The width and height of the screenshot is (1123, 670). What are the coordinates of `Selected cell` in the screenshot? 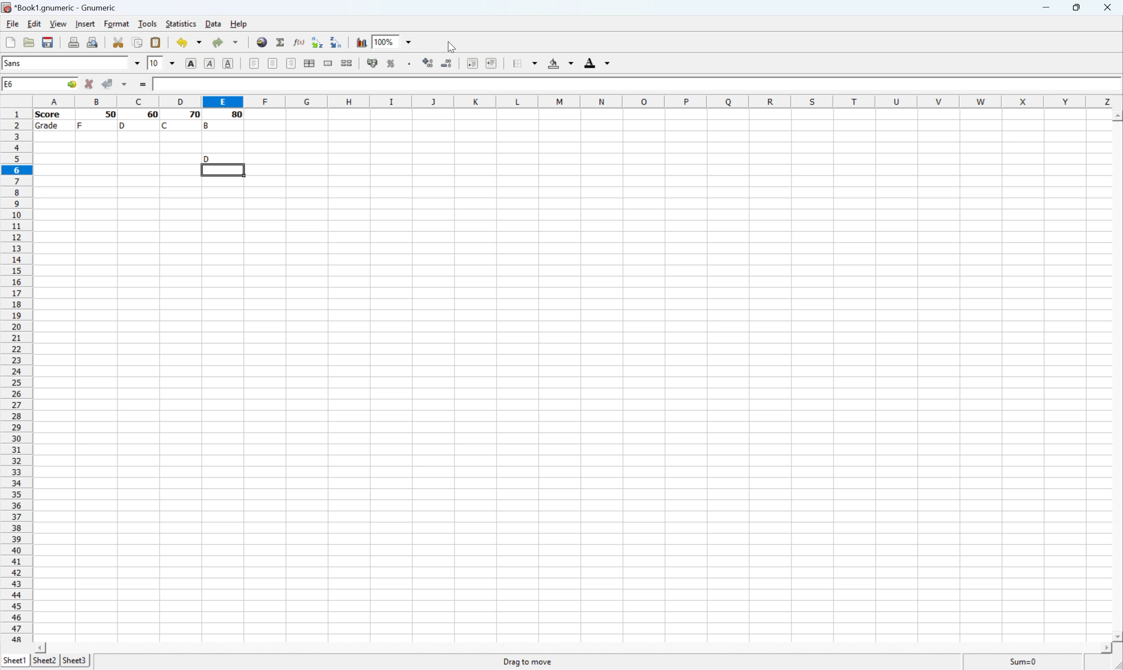 It's located at (224, 171).